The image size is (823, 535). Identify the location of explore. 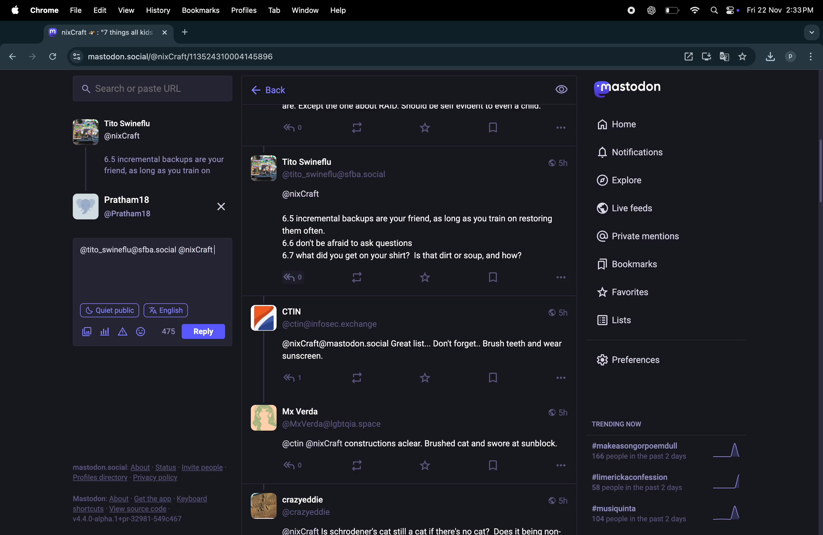
(632, 179).